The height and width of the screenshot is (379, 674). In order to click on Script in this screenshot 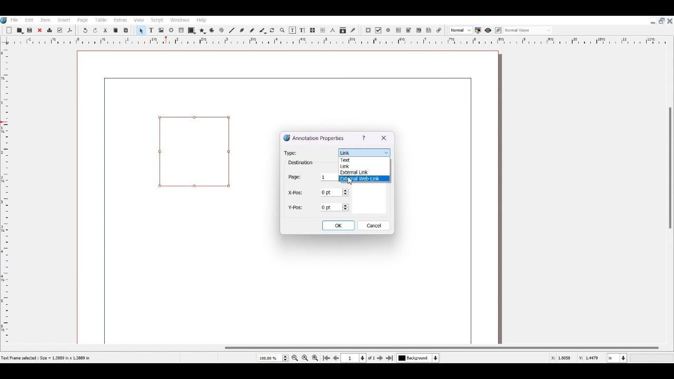, I will do `click(158, 19)`.